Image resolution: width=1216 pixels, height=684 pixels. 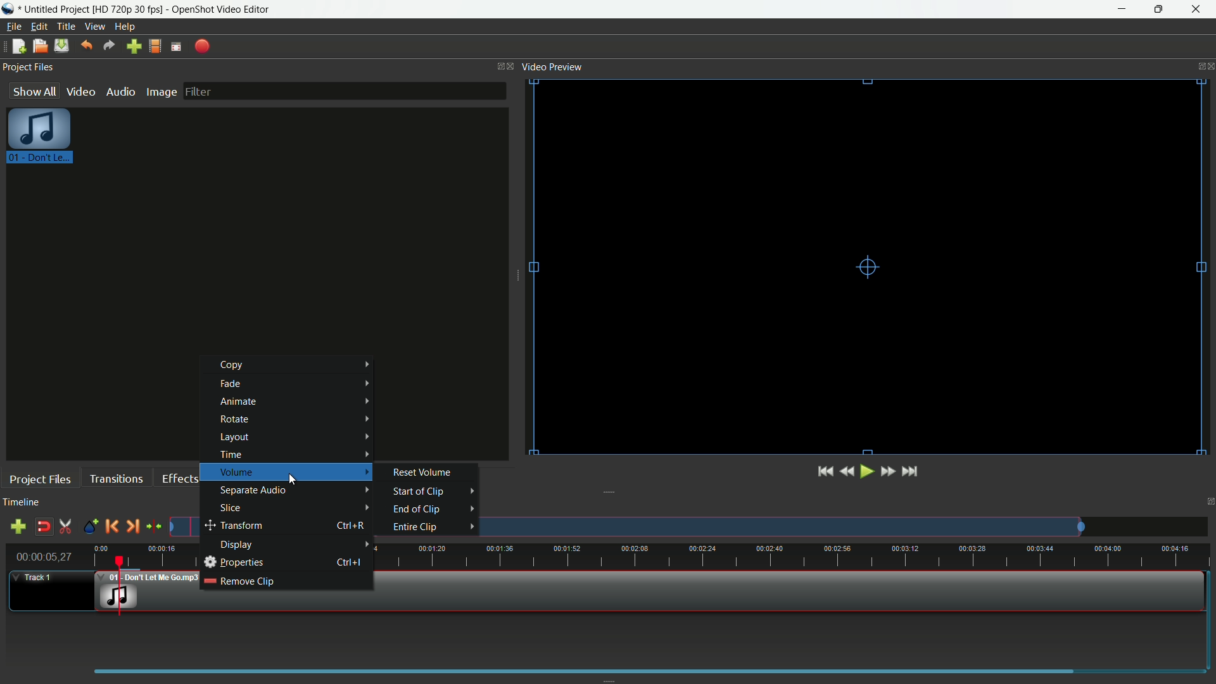 What do you see at coordinates (117, 479) in the screenshot?
I see `transitions` at bounding box center [117, 479].